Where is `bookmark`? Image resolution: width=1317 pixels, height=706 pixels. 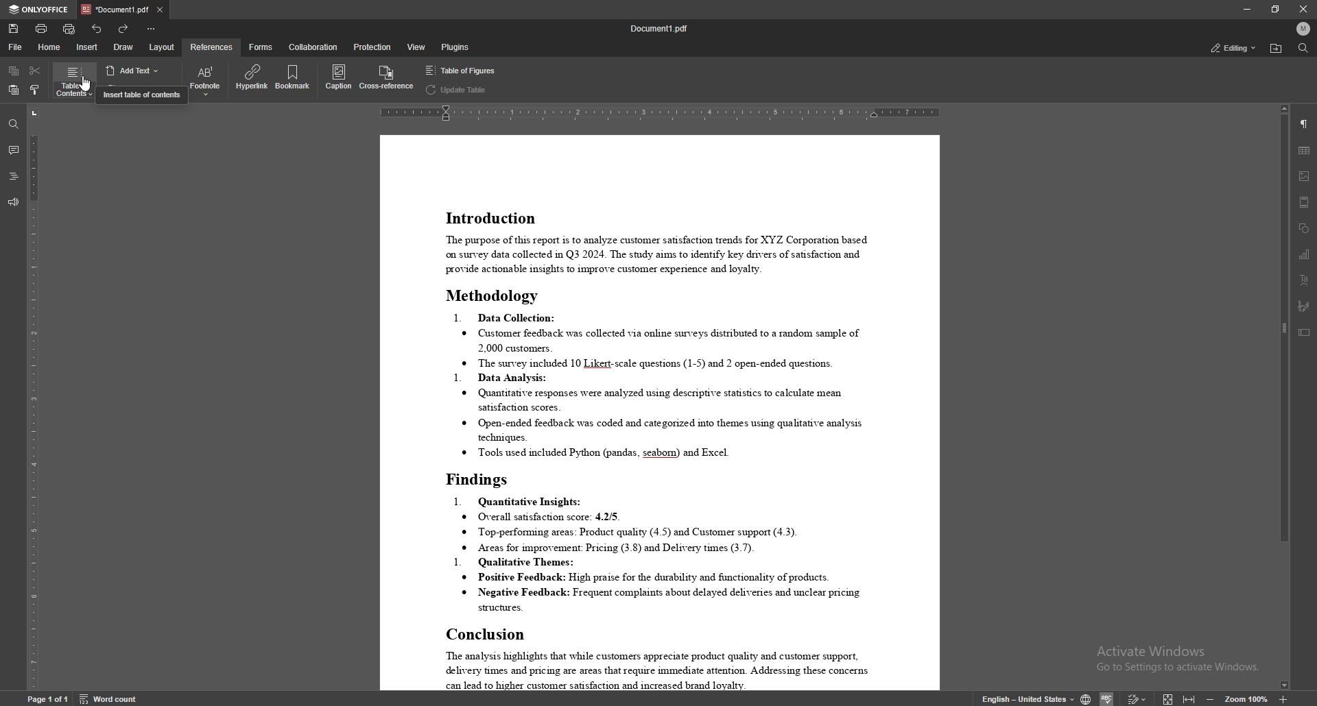
bookmark is located at coordinates (295, 78).